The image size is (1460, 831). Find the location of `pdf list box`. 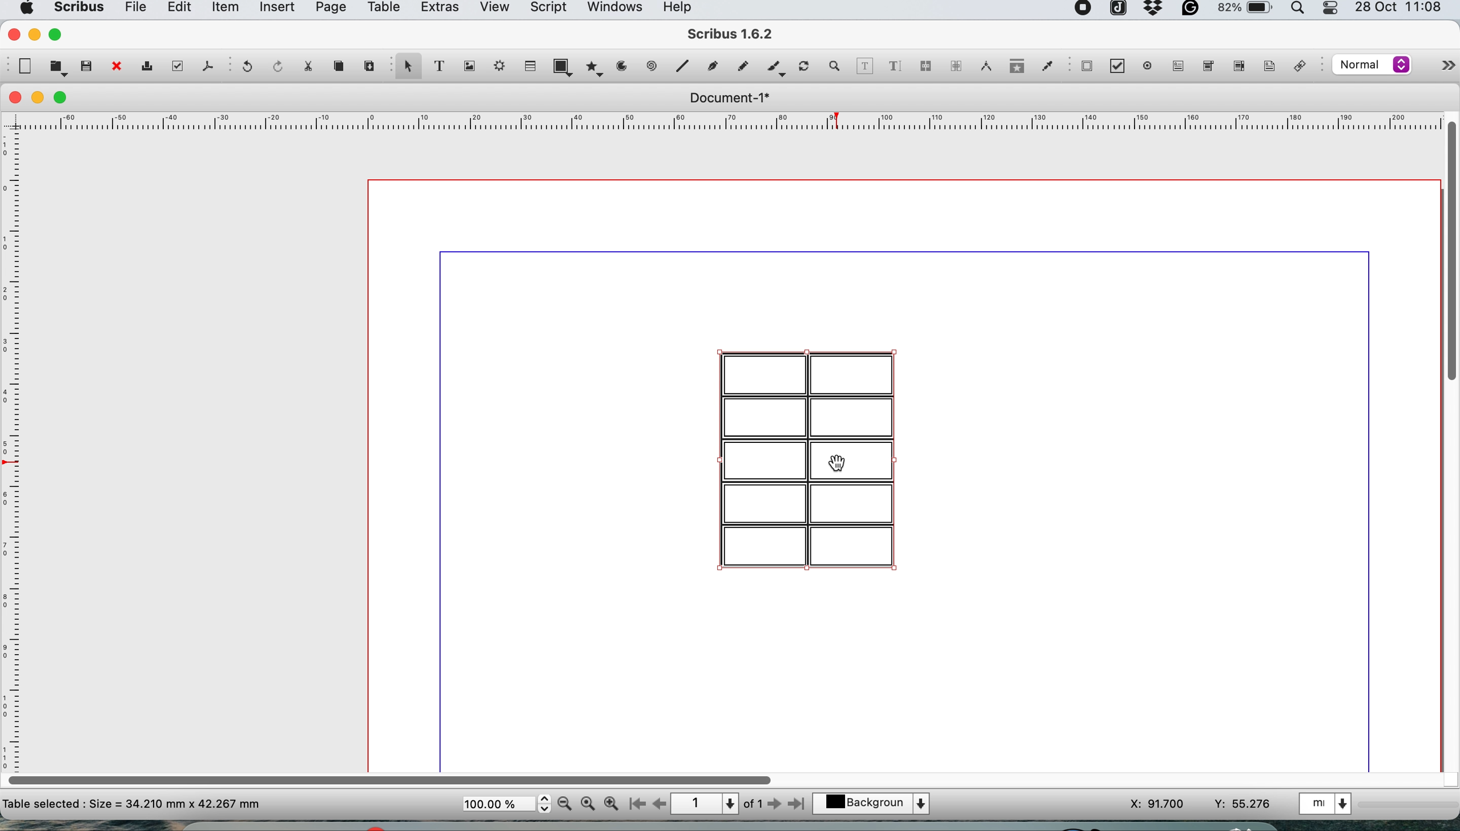

pdf list box is located at coordinates (1237, 68).